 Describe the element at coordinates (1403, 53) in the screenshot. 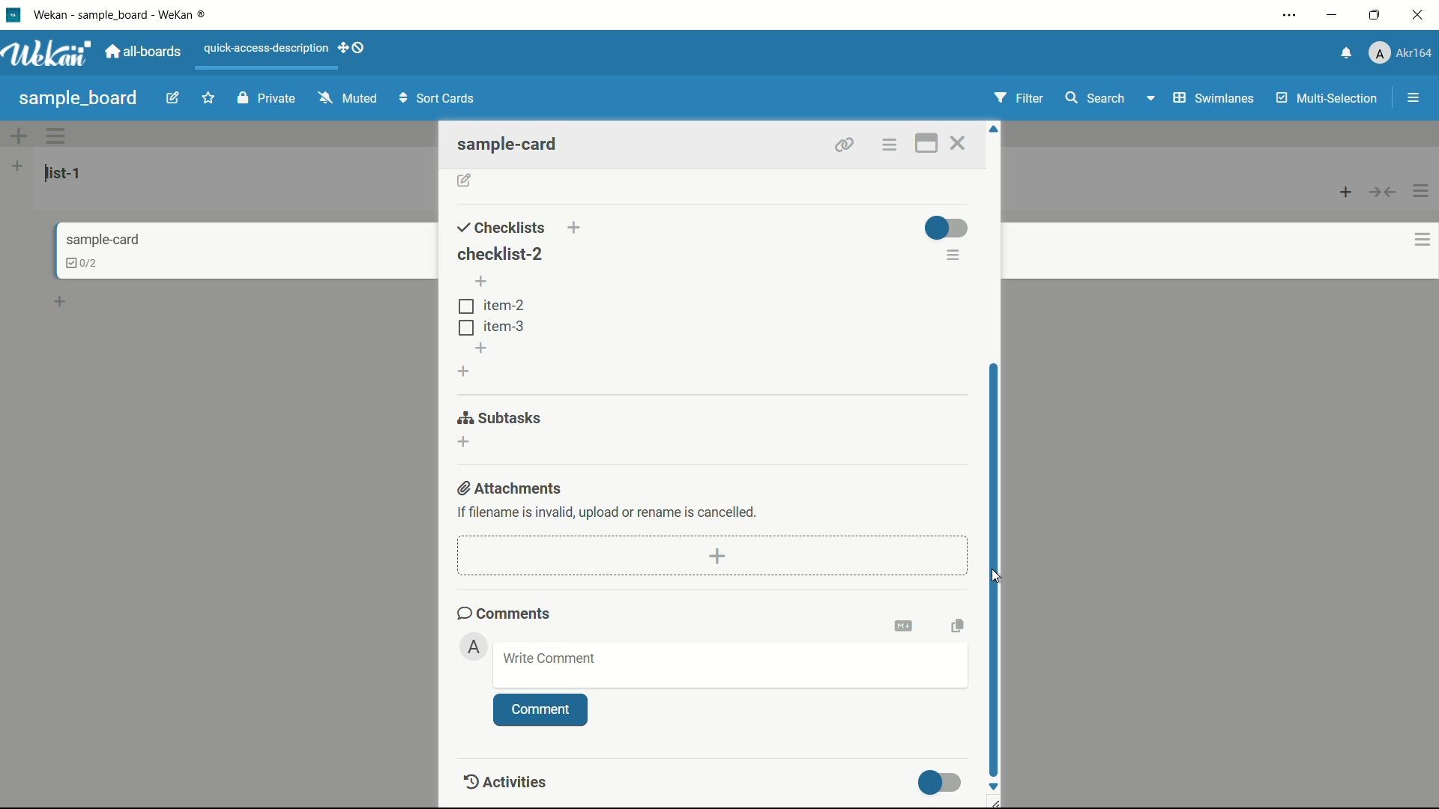

I see `profile` at that location.